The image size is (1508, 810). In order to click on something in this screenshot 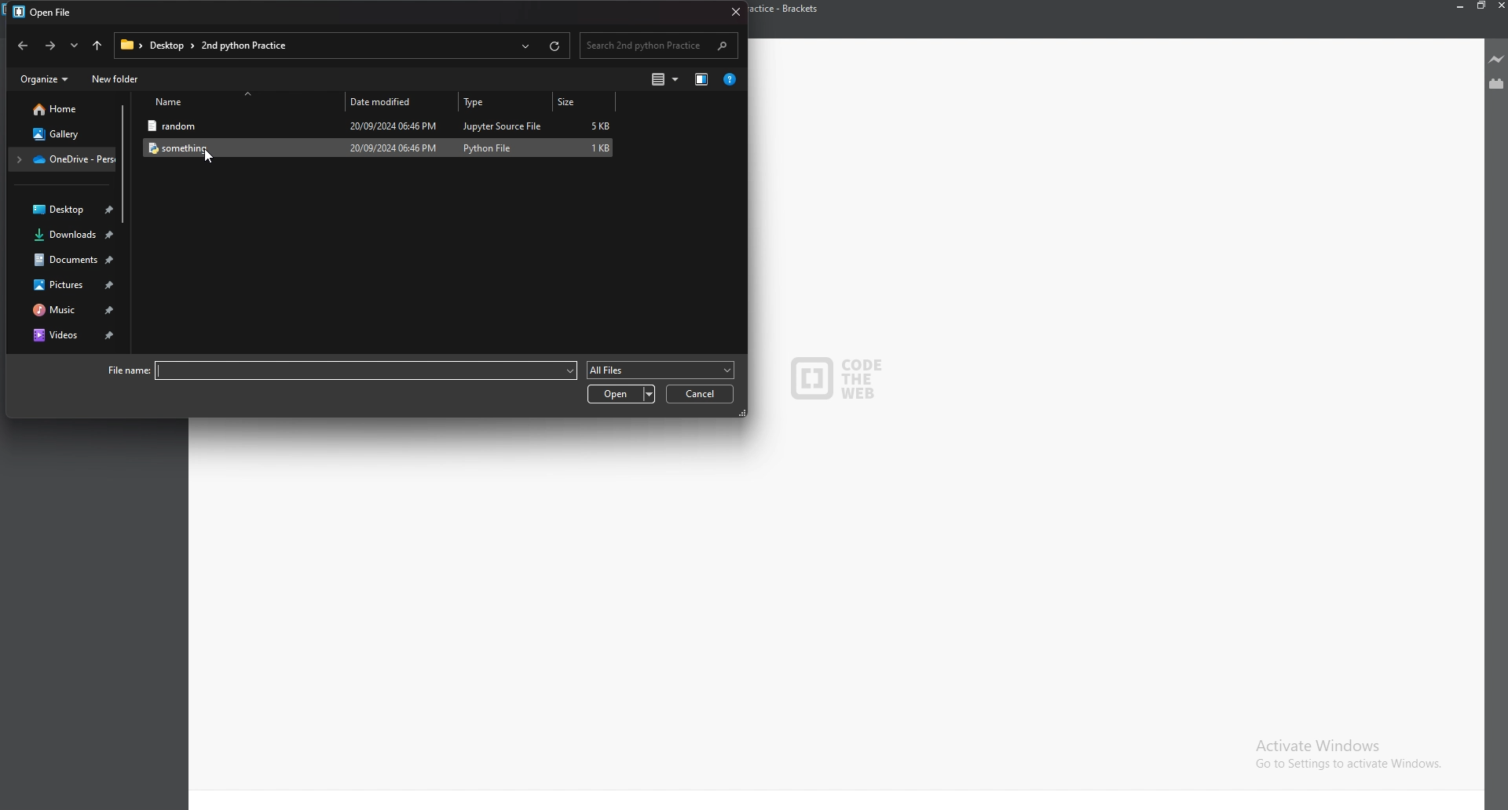, I will do `click(232, 147)`.